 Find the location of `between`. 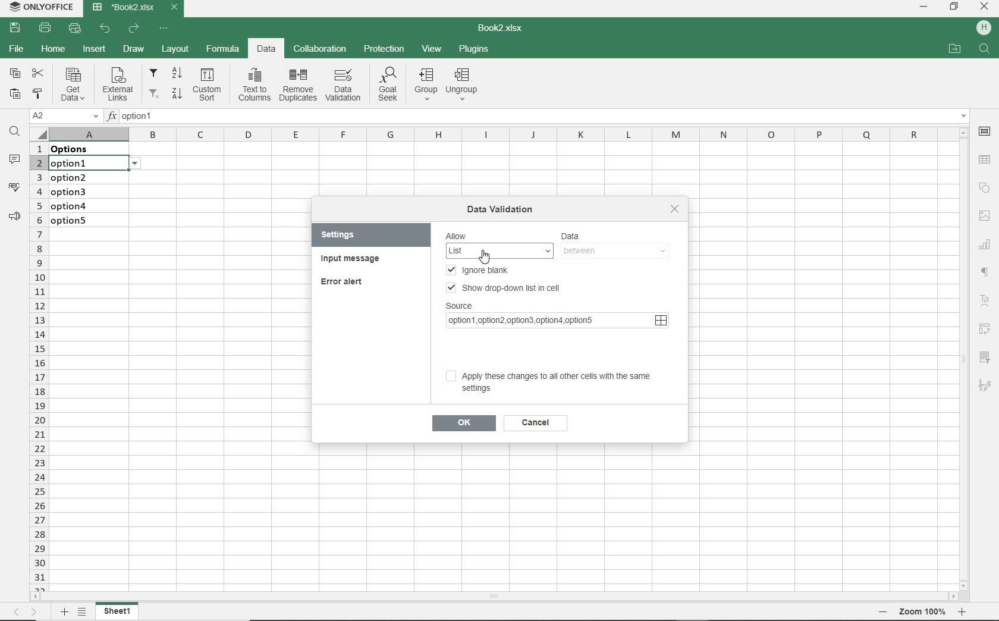

between is located at coordinates (613, 251).